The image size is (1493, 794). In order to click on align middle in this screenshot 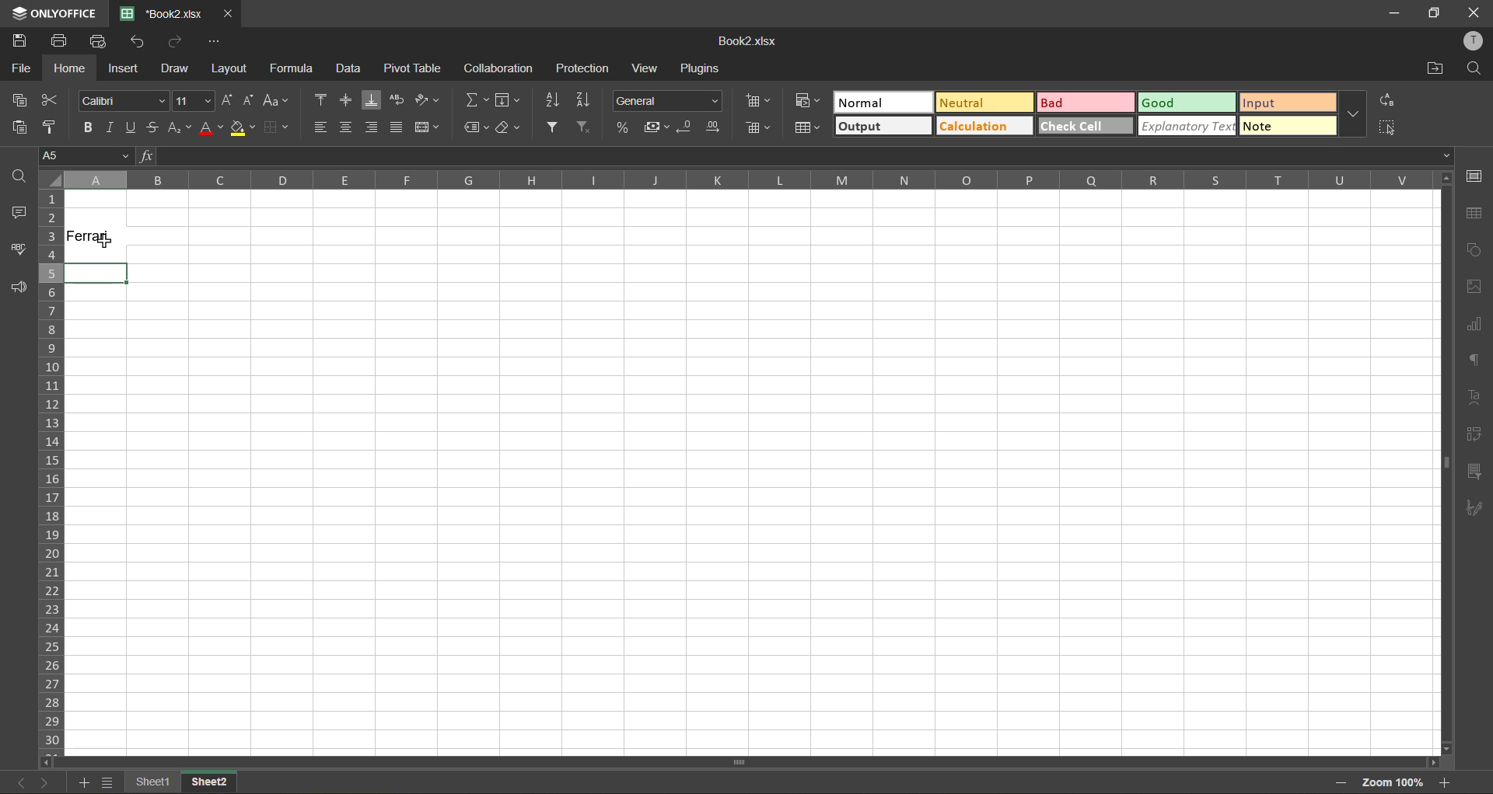, I will do `click(346, 101)`.